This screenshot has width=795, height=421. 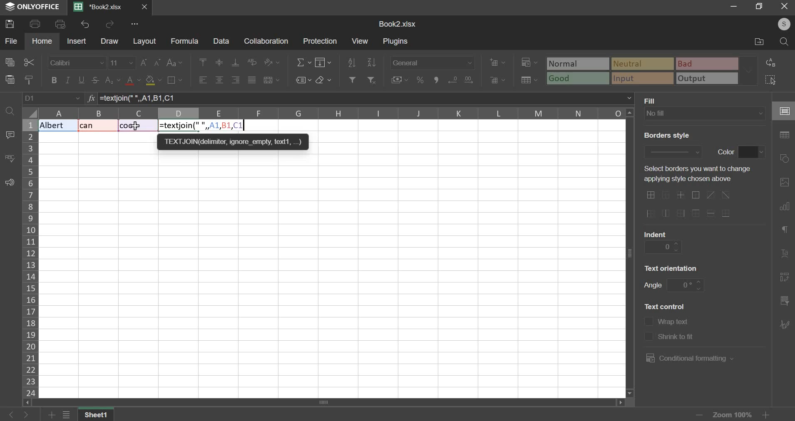 What do you see at coordinates (272, 80) in the screenshot?
I see `merge & center` at bounding box center [272, 80].